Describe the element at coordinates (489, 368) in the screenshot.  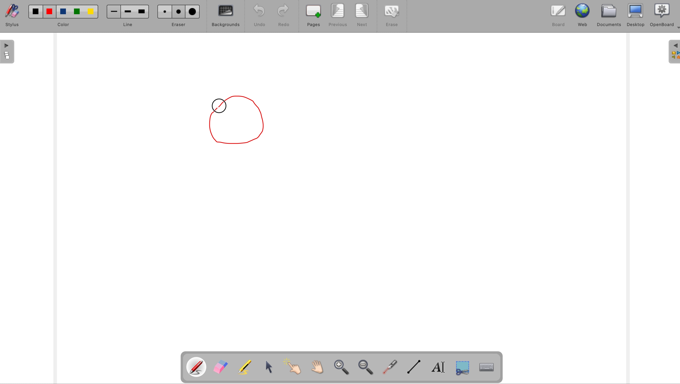
I see `display keyboard` at that location.